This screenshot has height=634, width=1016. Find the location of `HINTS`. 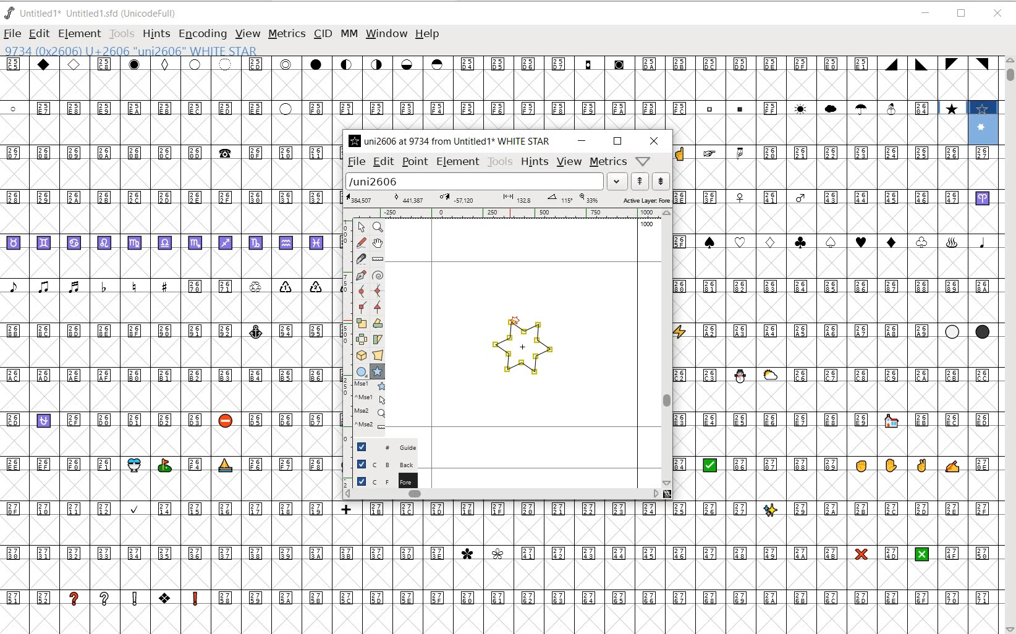

HINTS is located at coordinates (534, 162).